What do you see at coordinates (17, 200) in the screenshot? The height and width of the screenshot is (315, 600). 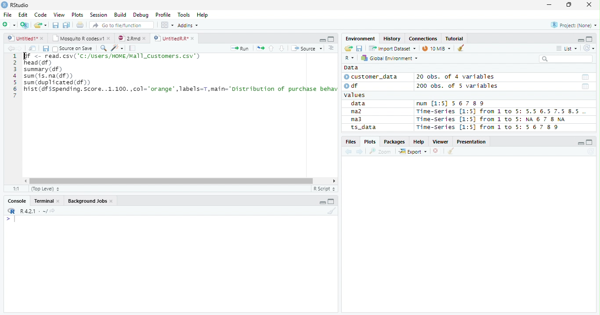 I see `Console` at bounding box center [17, 200].